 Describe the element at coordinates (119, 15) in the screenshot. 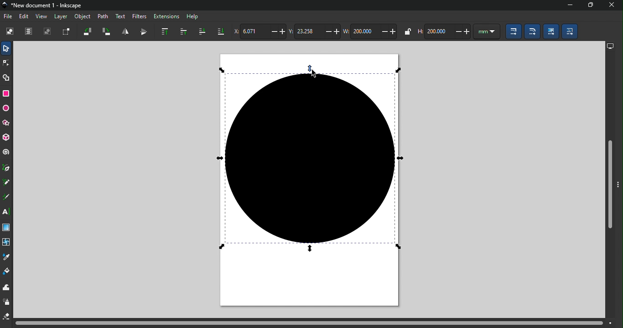

I see `Text` at that location.